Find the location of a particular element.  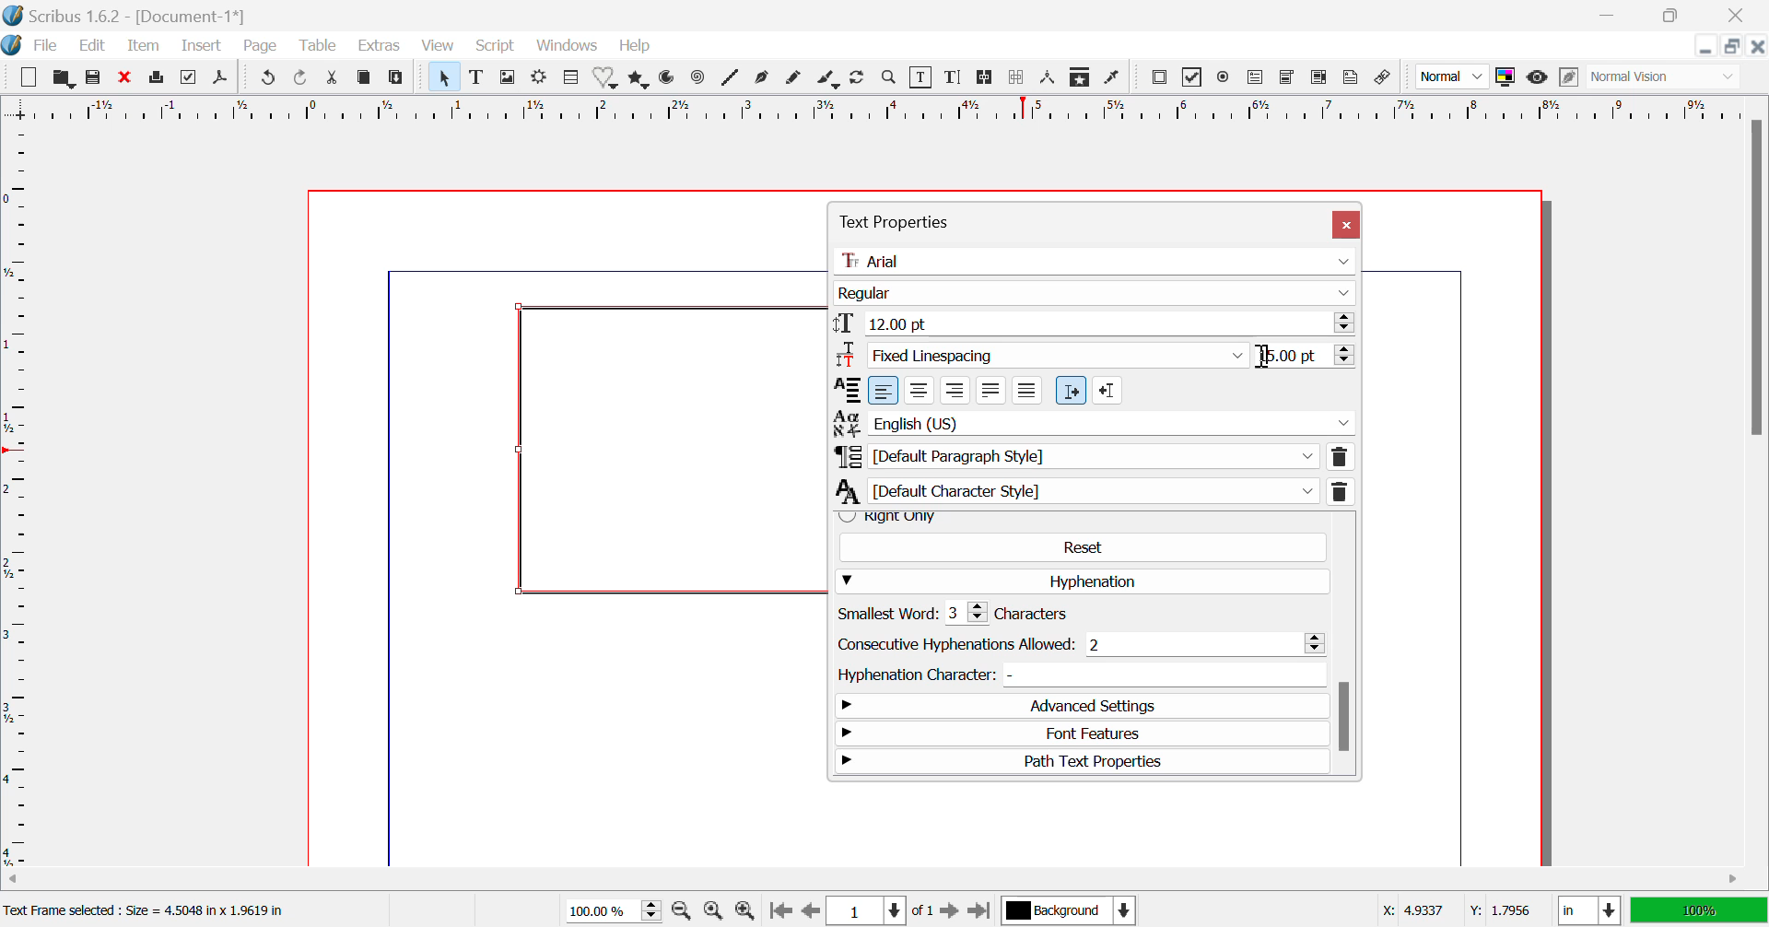

Scroll Bar is located at coordinates (1344, 646).